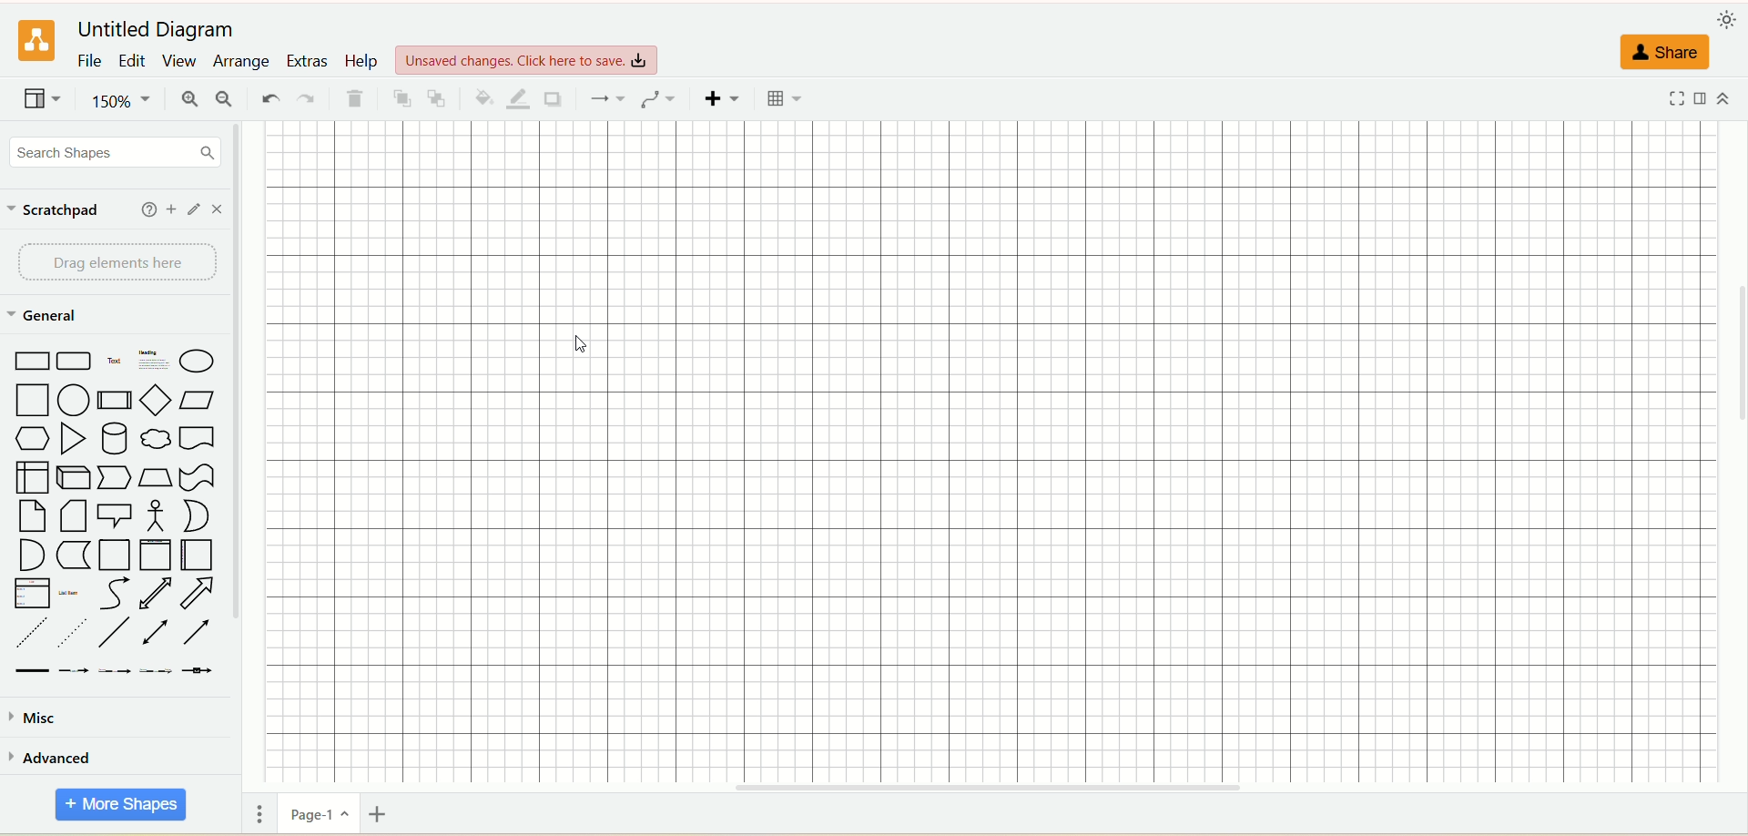 The height and width of the screenshot is (836, 1748). Describe the element at coordinates (984, 455) in the screenshot. I see `canvas` at that location.